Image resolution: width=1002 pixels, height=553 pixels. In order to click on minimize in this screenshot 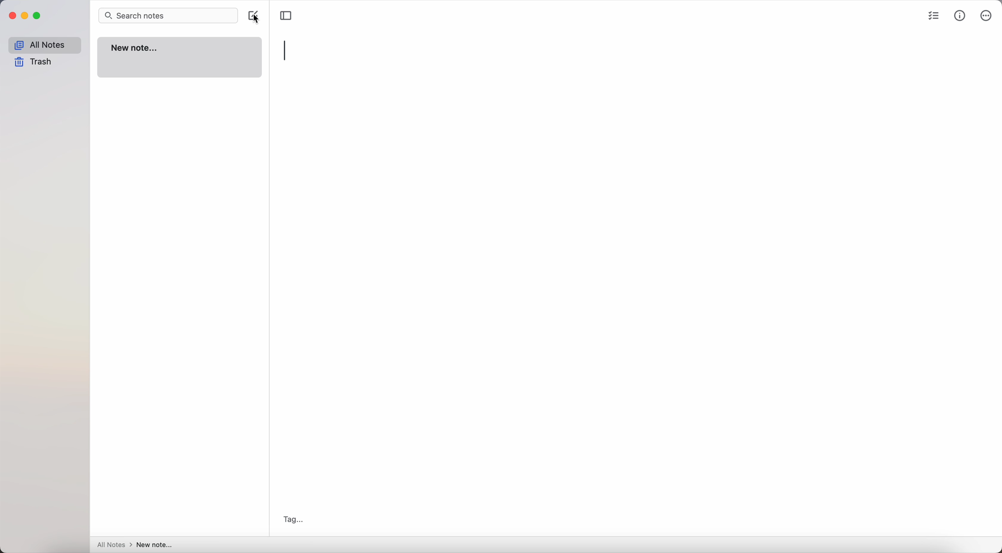, I will do `click(27, 16)`.